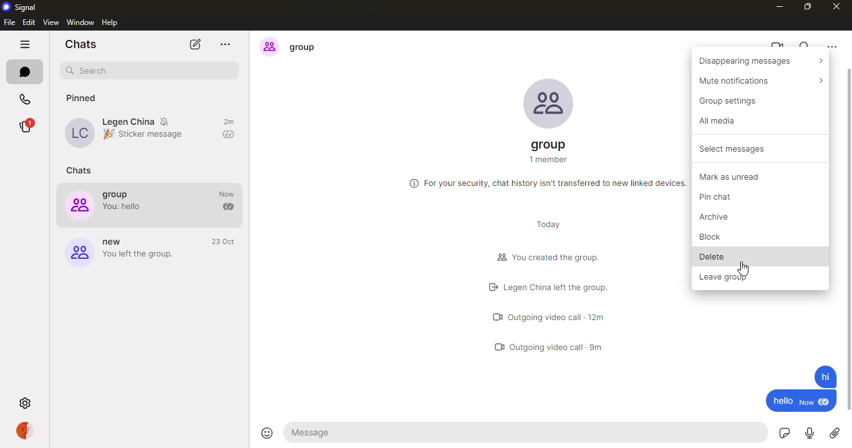 This screenshot has height=448, width=852. I want to click on view, so click(52, 22).